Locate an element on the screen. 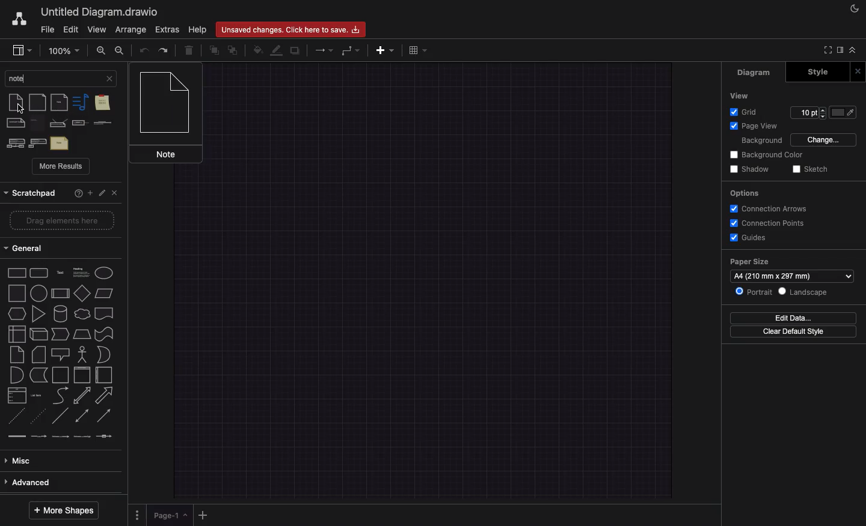 The image size is (866, 526). More shapes is located at coordinates (68, 511).